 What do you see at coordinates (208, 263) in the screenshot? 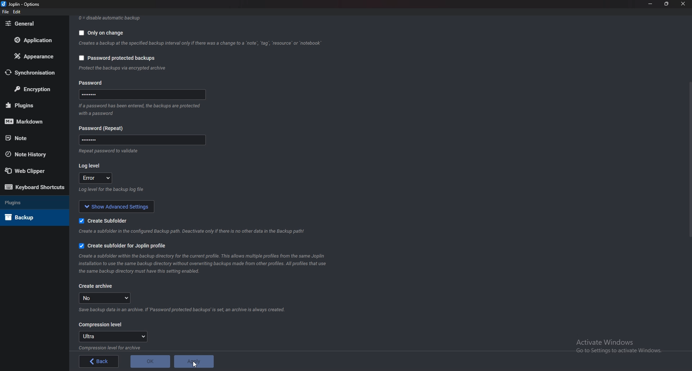
I see `info on subfolder for joplin profile` at bounding box center [208, 263].